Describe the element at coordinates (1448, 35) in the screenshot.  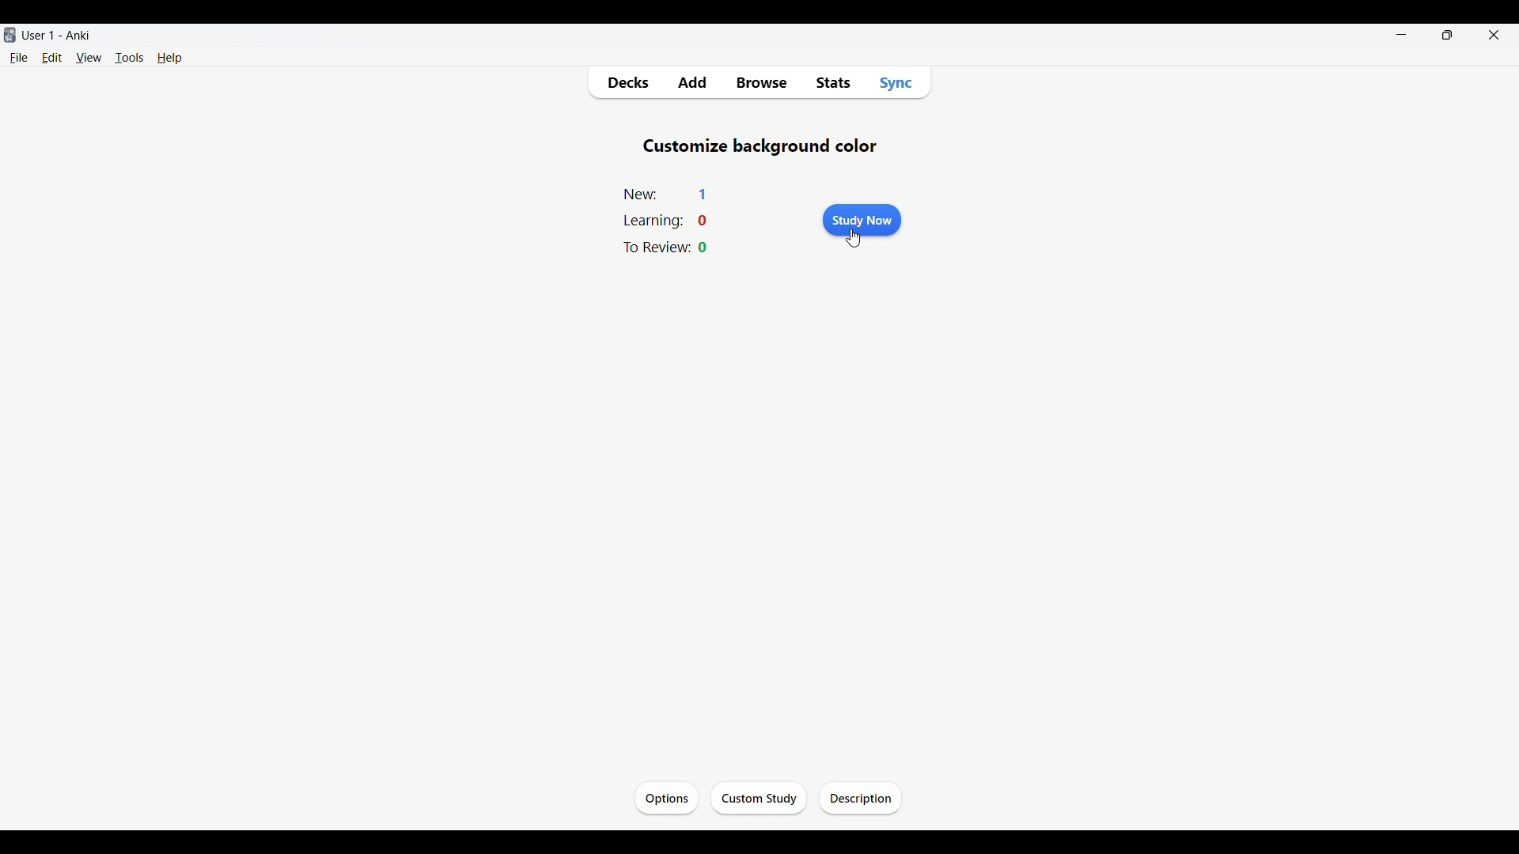
I see `Show interface in smaller tab` at that location.